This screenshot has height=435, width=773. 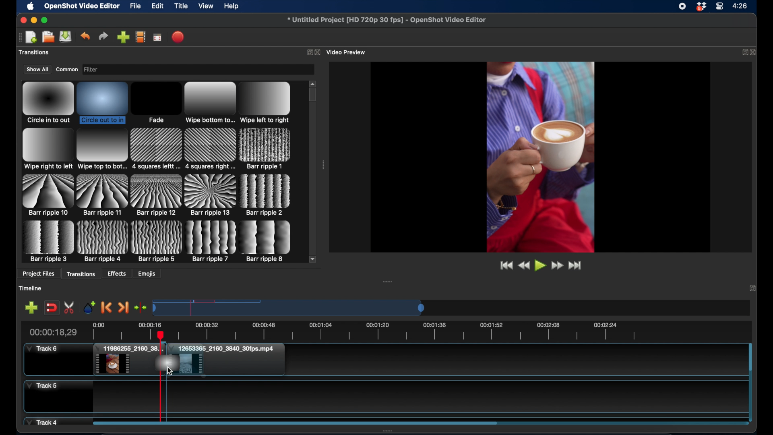 I want to click on expand, so click(x=743, y=52).